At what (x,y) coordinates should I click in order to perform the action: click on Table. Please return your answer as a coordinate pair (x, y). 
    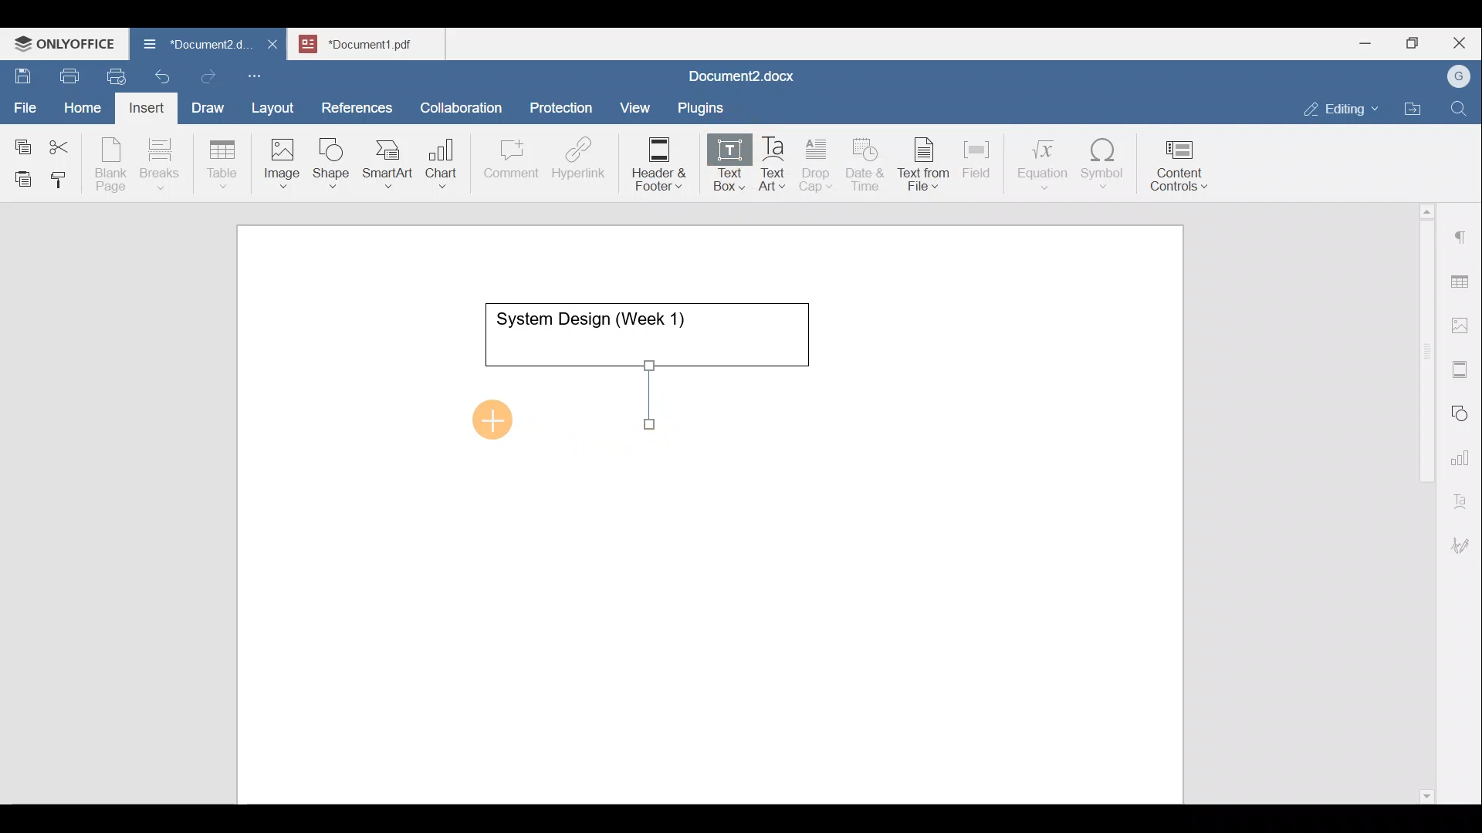
    Looking at the image, I should click on (223, 160).